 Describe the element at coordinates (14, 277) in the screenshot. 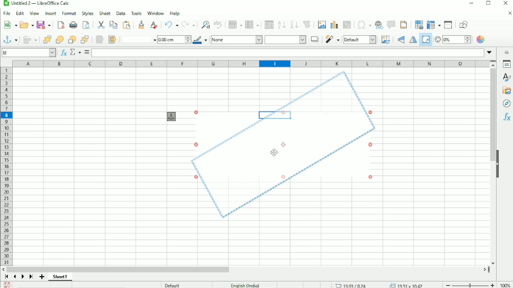

I see `Scroll to previous sheet` at that location.